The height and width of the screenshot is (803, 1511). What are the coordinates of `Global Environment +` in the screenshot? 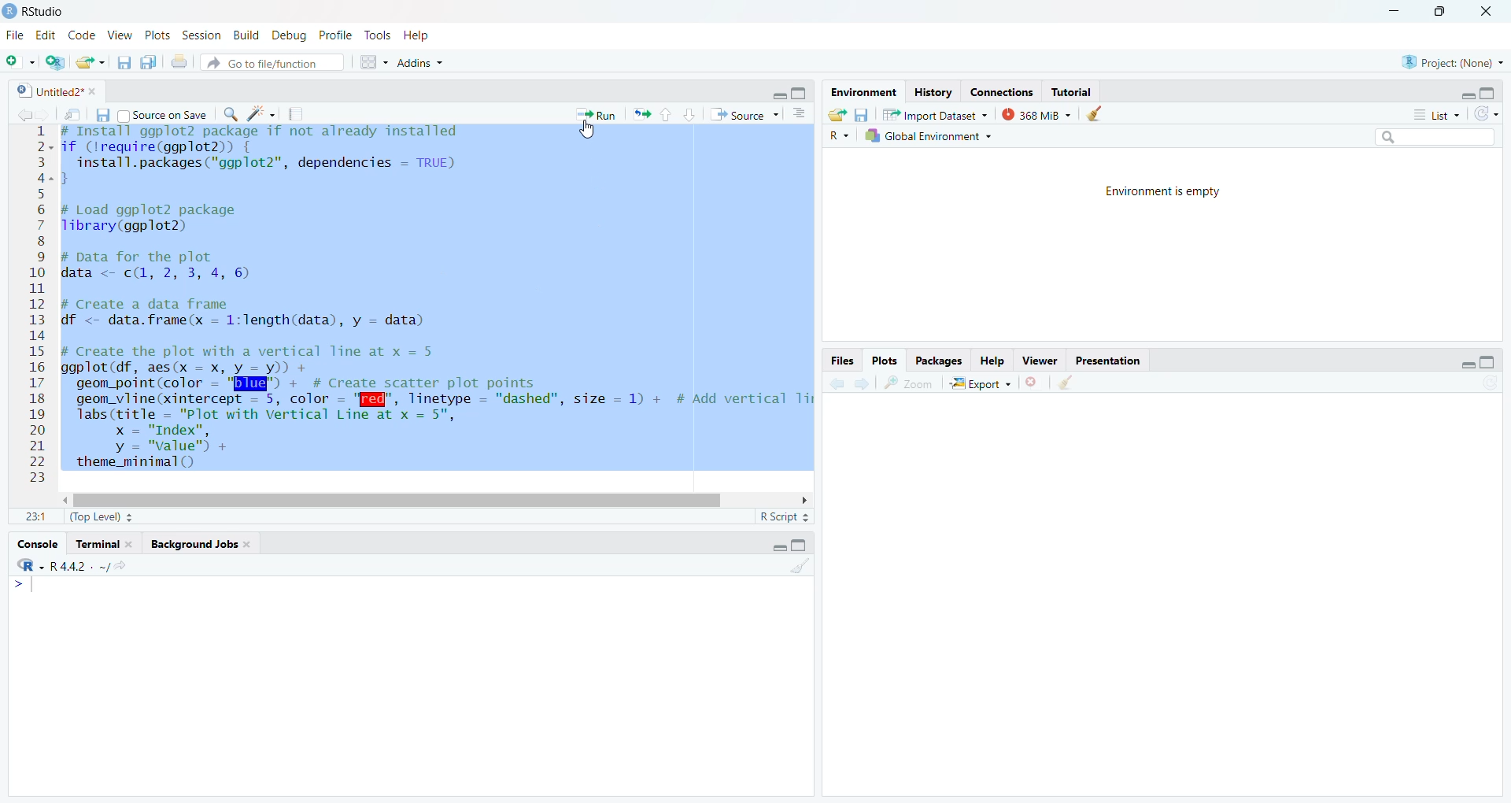 It's located at (929, 136).